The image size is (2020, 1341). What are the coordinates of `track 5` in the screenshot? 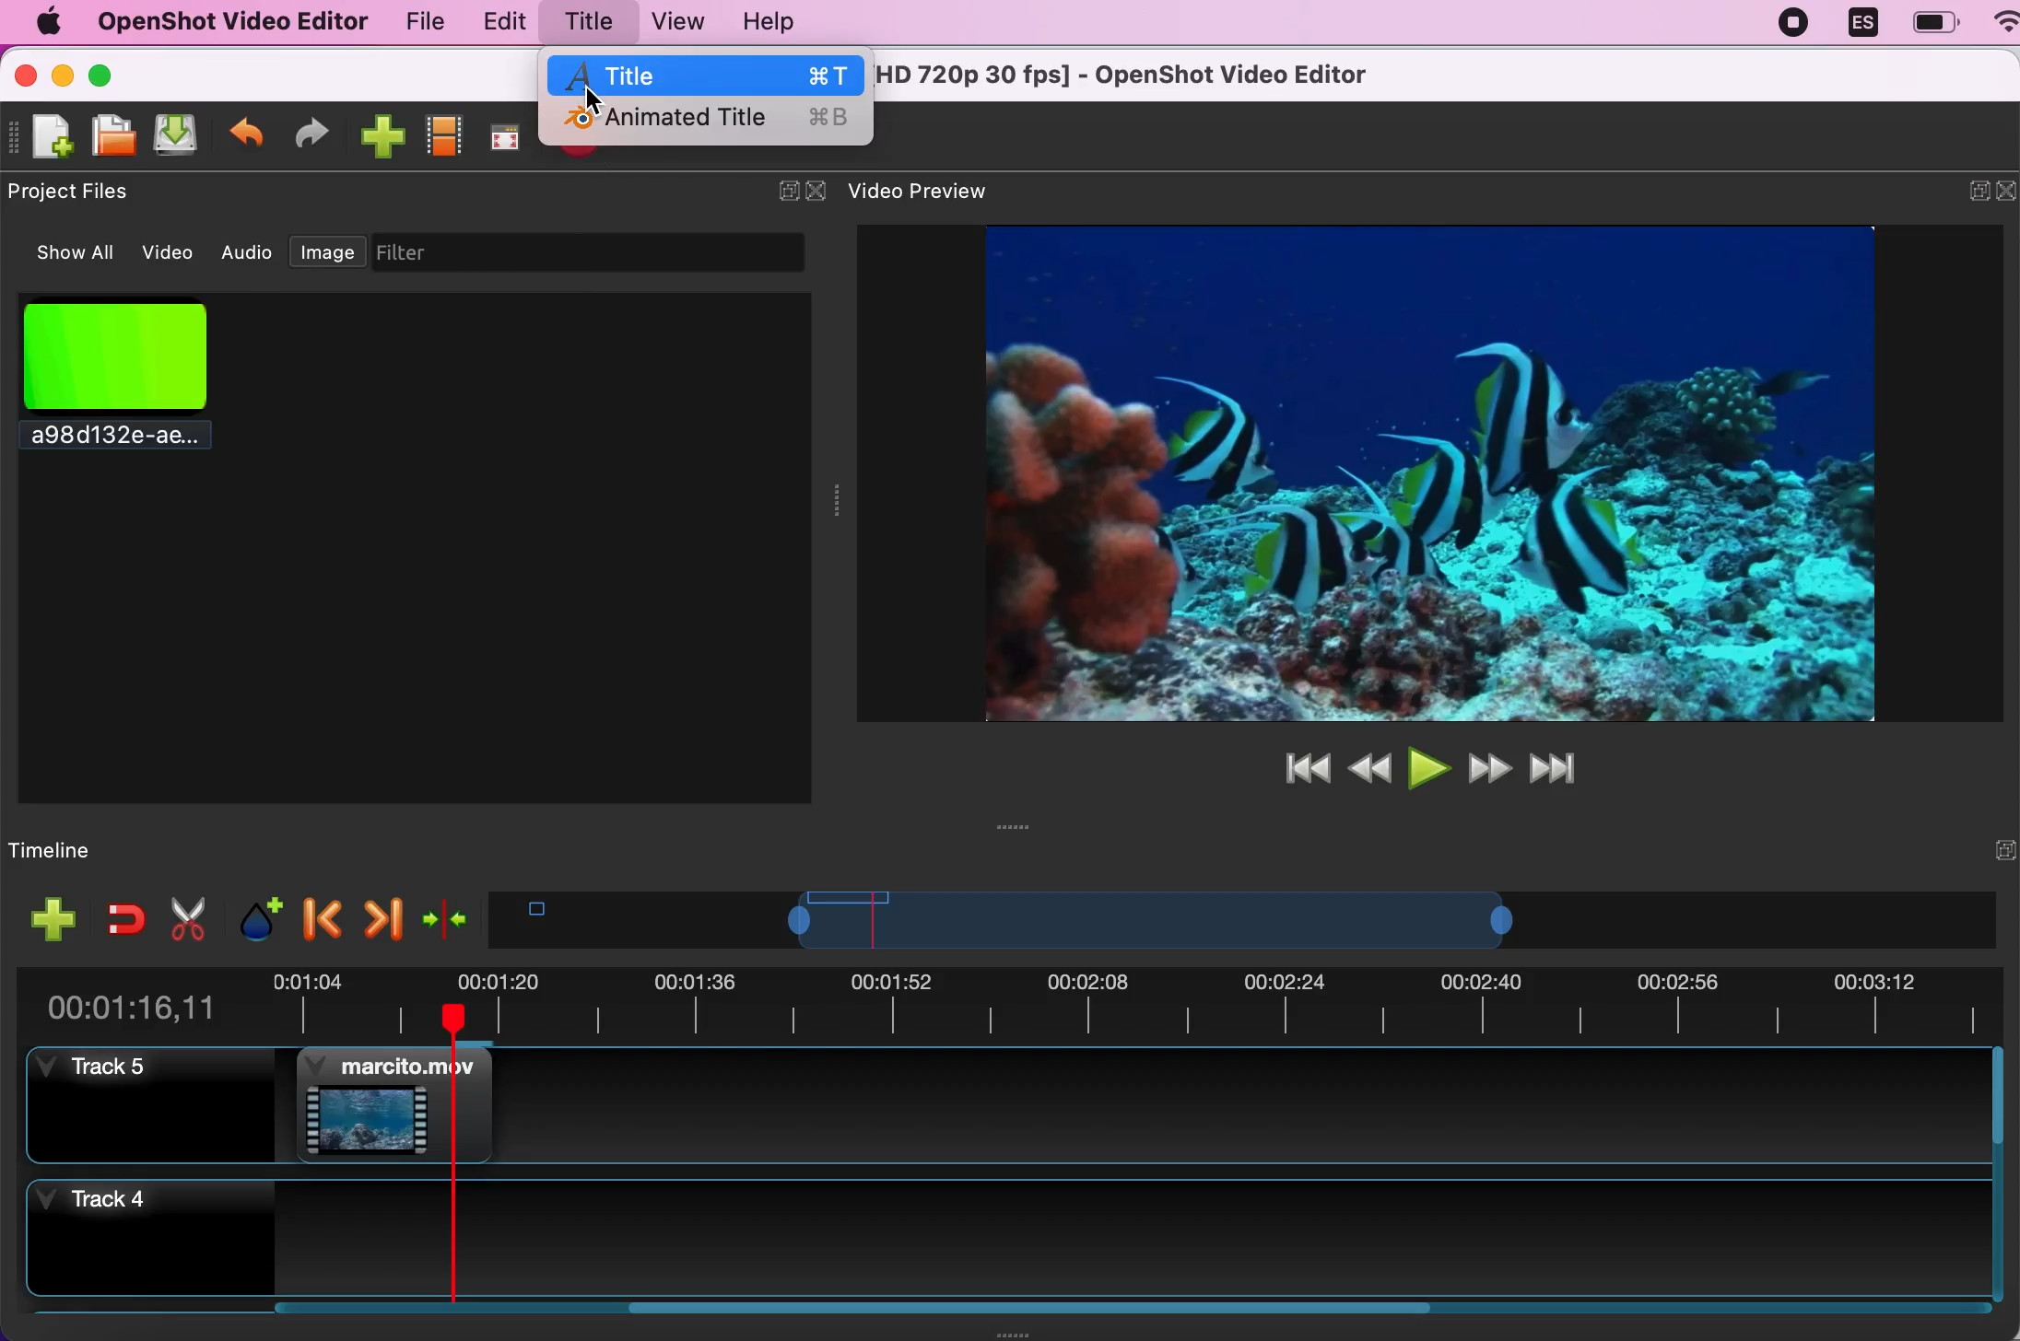 It's located at (161, 1109).